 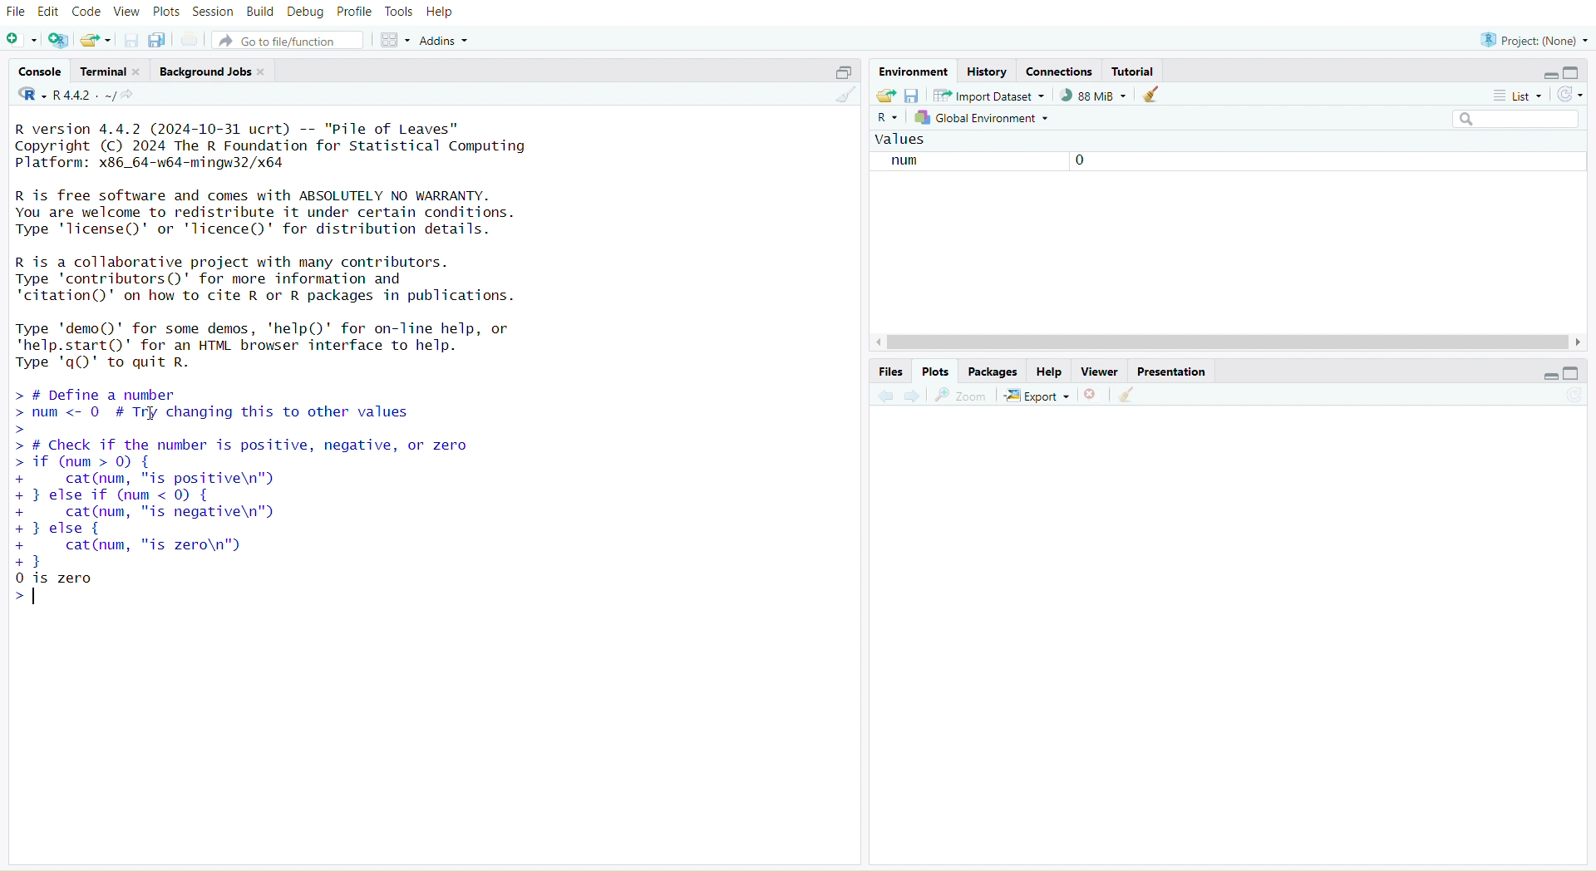 What do you see at coordinates (1575, 73) in the screenshot?
I see `collapse` at bounding box center [1575, 73].